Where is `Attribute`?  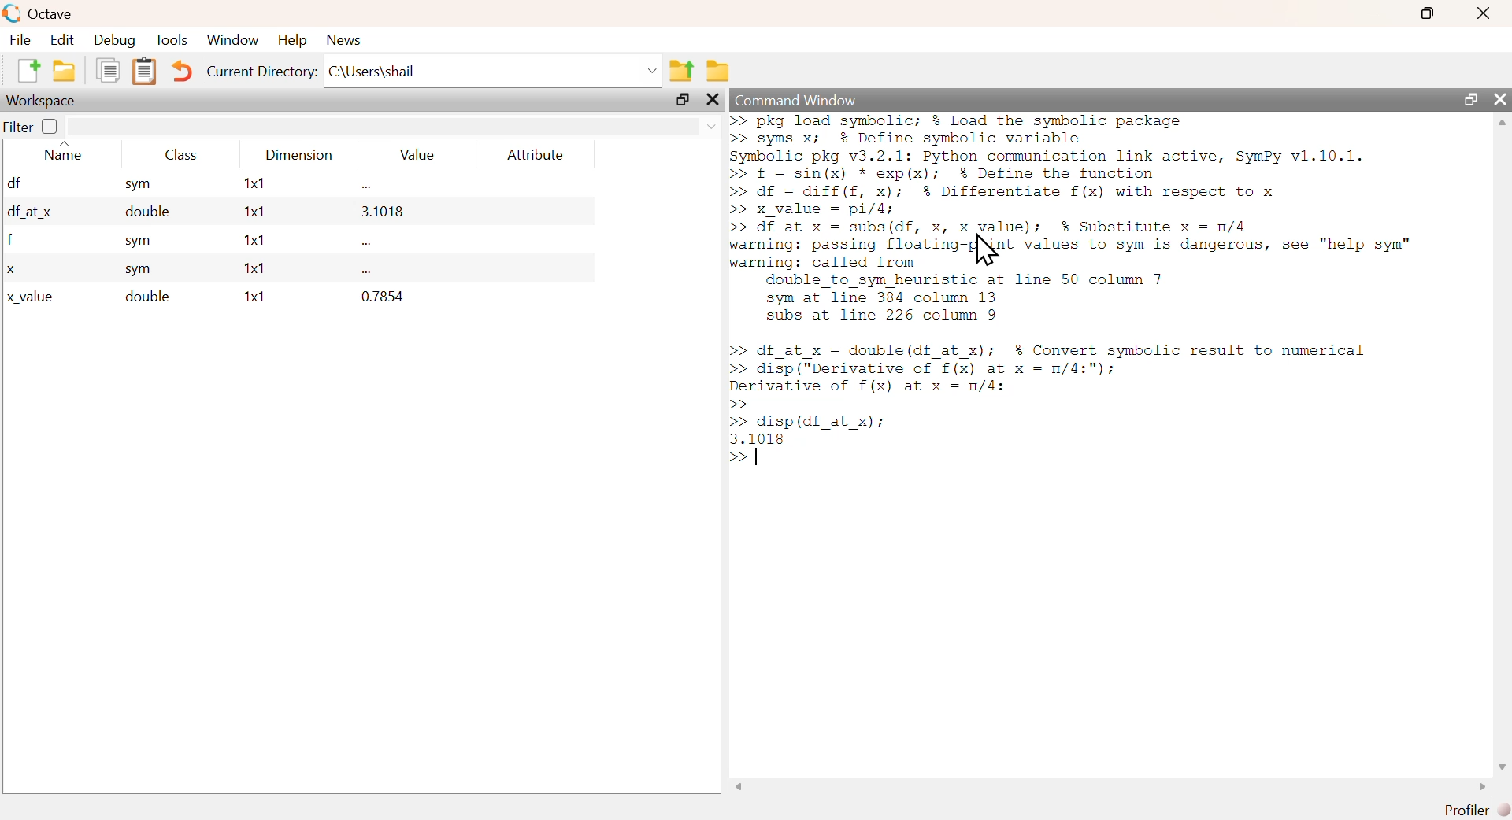 Attribute is located at coordinates (536, 154).